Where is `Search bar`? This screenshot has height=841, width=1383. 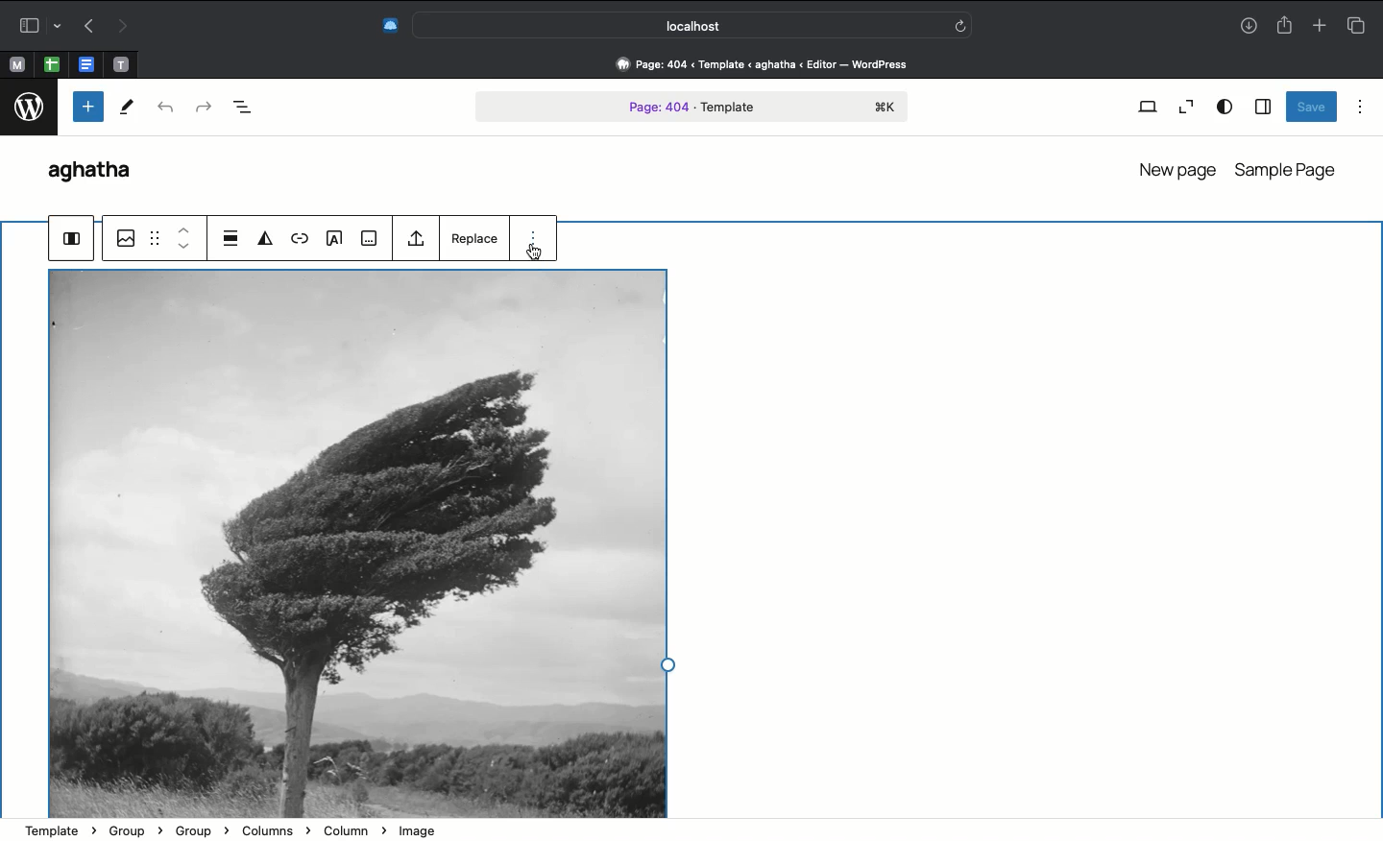 Search bar is located at coordinates (694, 24).